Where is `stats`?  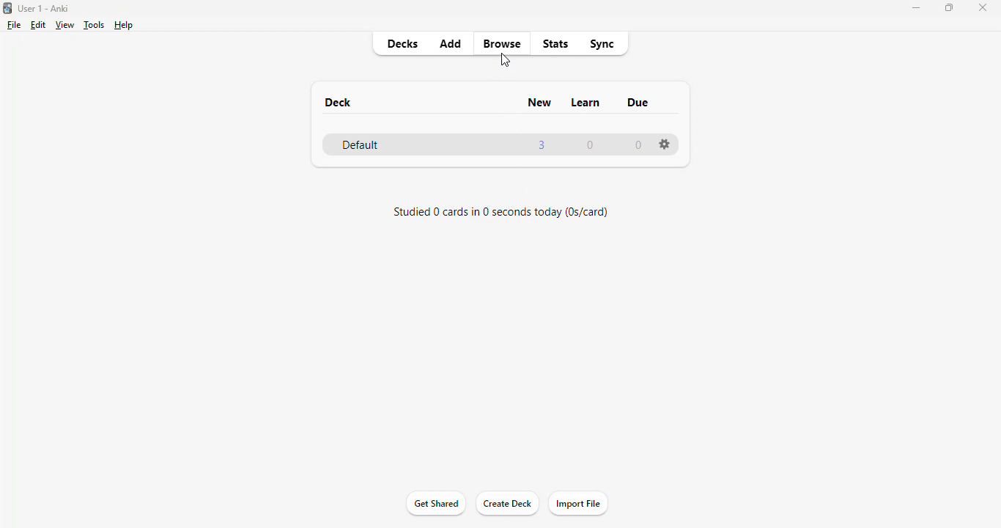
stats is located at coordinates (556, 44).